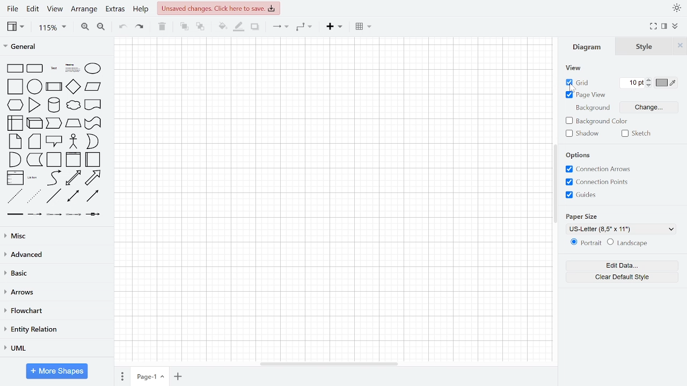  Describe the element at coordinates (601, 182) in the screenshot. I see `connection points` at that location.